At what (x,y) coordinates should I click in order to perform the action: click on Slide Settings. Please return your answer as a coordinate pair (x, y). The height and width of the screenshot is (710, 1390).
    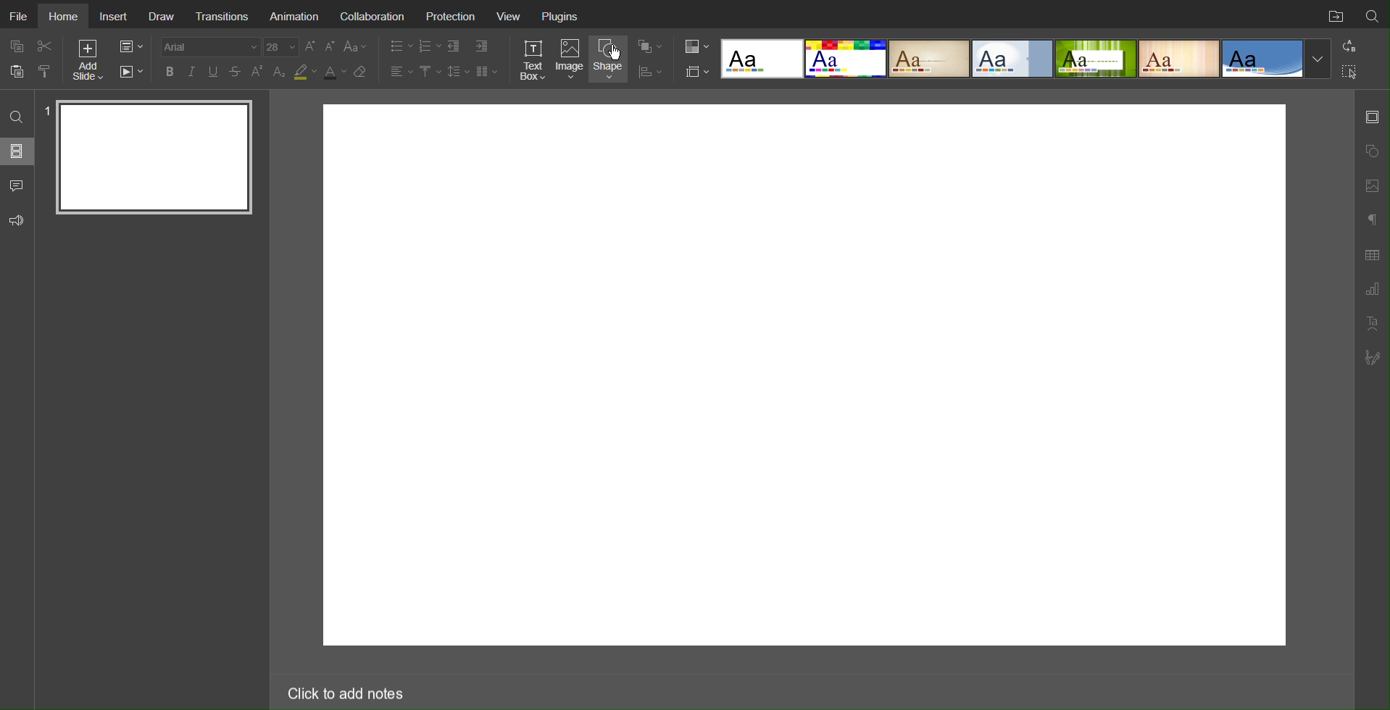
    Looking at the image, I should click on (694, 72).